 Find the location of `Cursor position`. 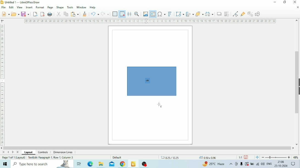

Cursor position is located at coordinates (189, 157).